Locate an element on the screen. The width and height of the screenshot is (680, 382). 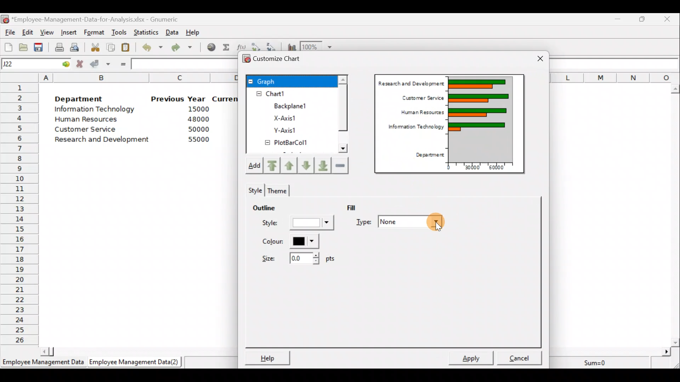
Department is located at coordinates (84, 99).